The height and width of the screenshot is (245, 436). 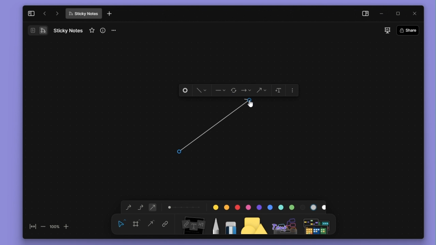 I want to click on more, so click(x=116, y=31).